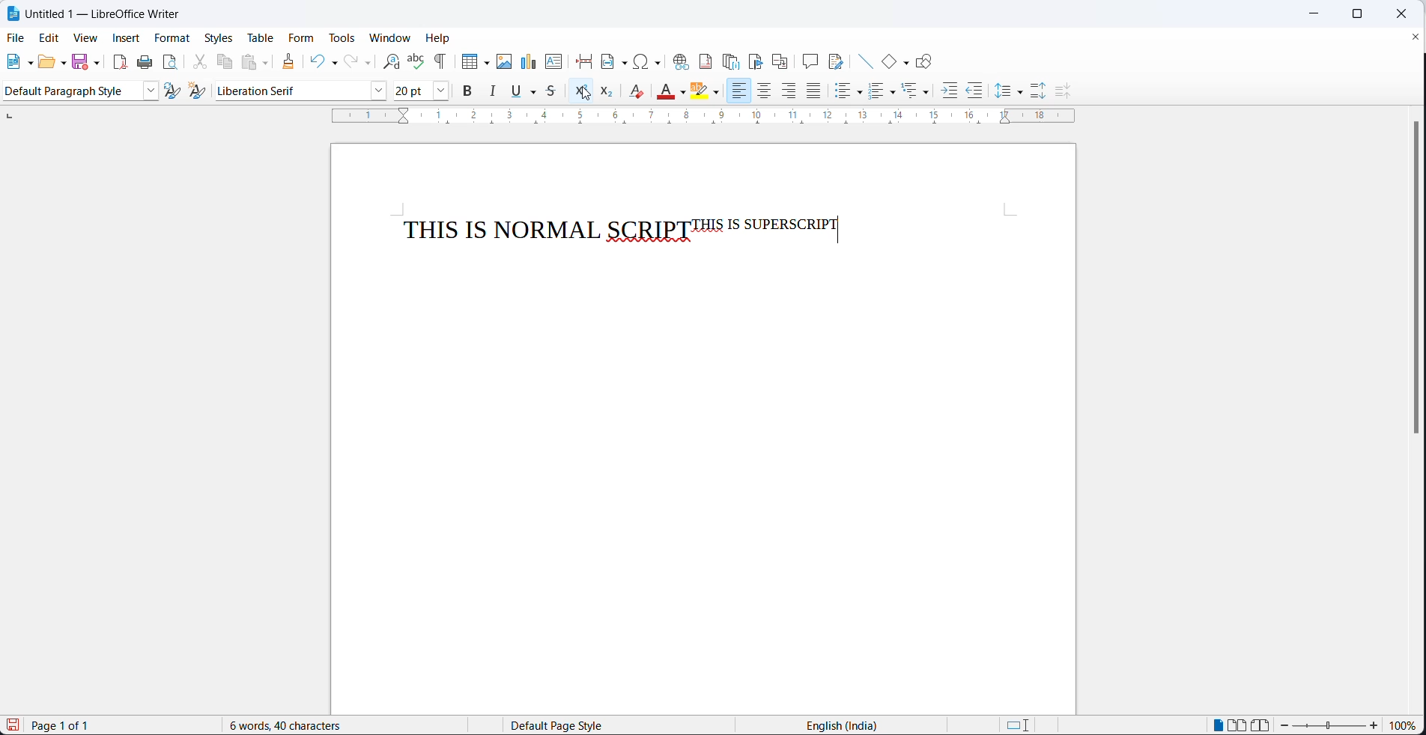  I want to click on close document, so click(1414, 36).